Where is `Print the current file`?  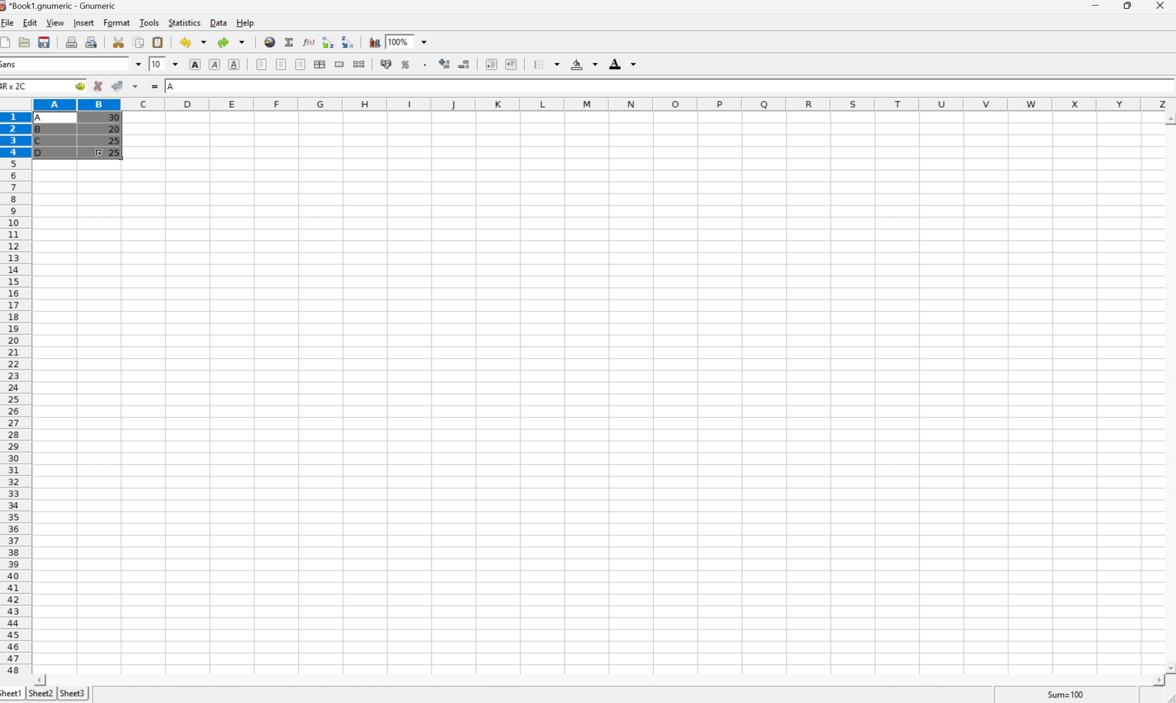
Print the current file is located at coordinates (72, 42).